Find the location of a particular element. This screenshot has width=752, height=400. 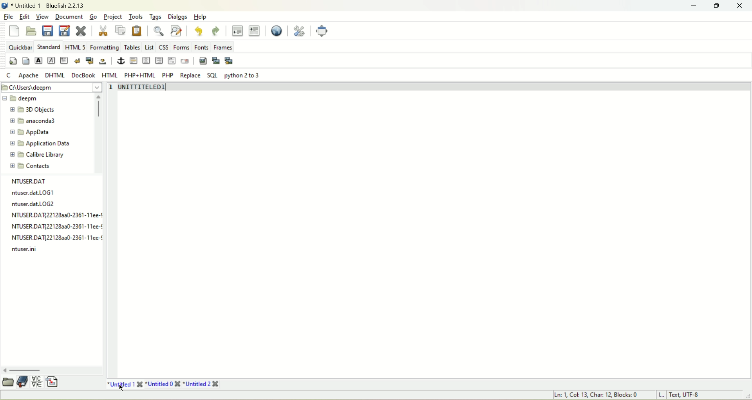

quickbar is located at coordinates (19, 46).